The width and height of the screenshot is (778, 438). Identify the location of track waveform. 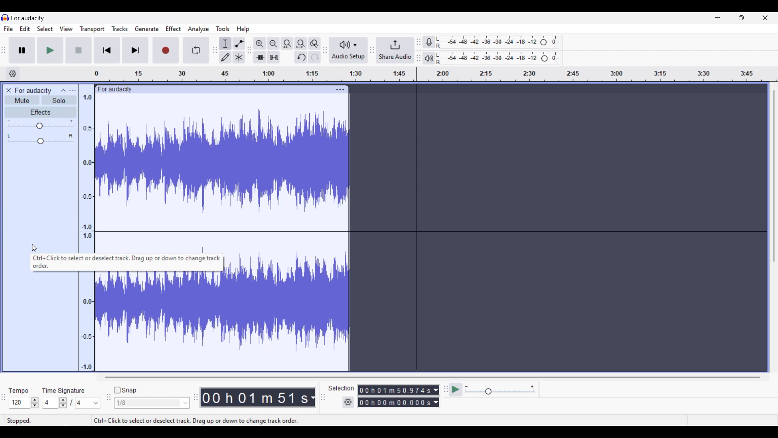
(160, 320).